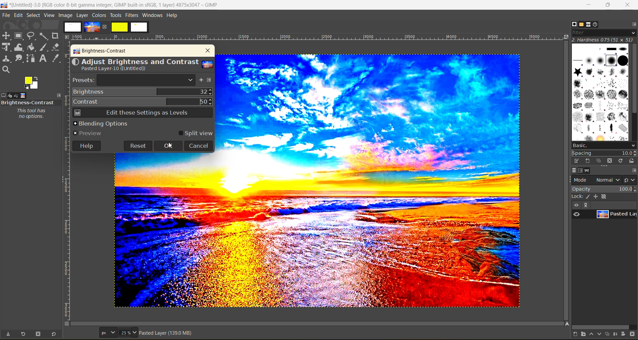 Image resolution: width=638 pixels, height=340 pixels. I want to click on raise this layer, so click(593, 335).